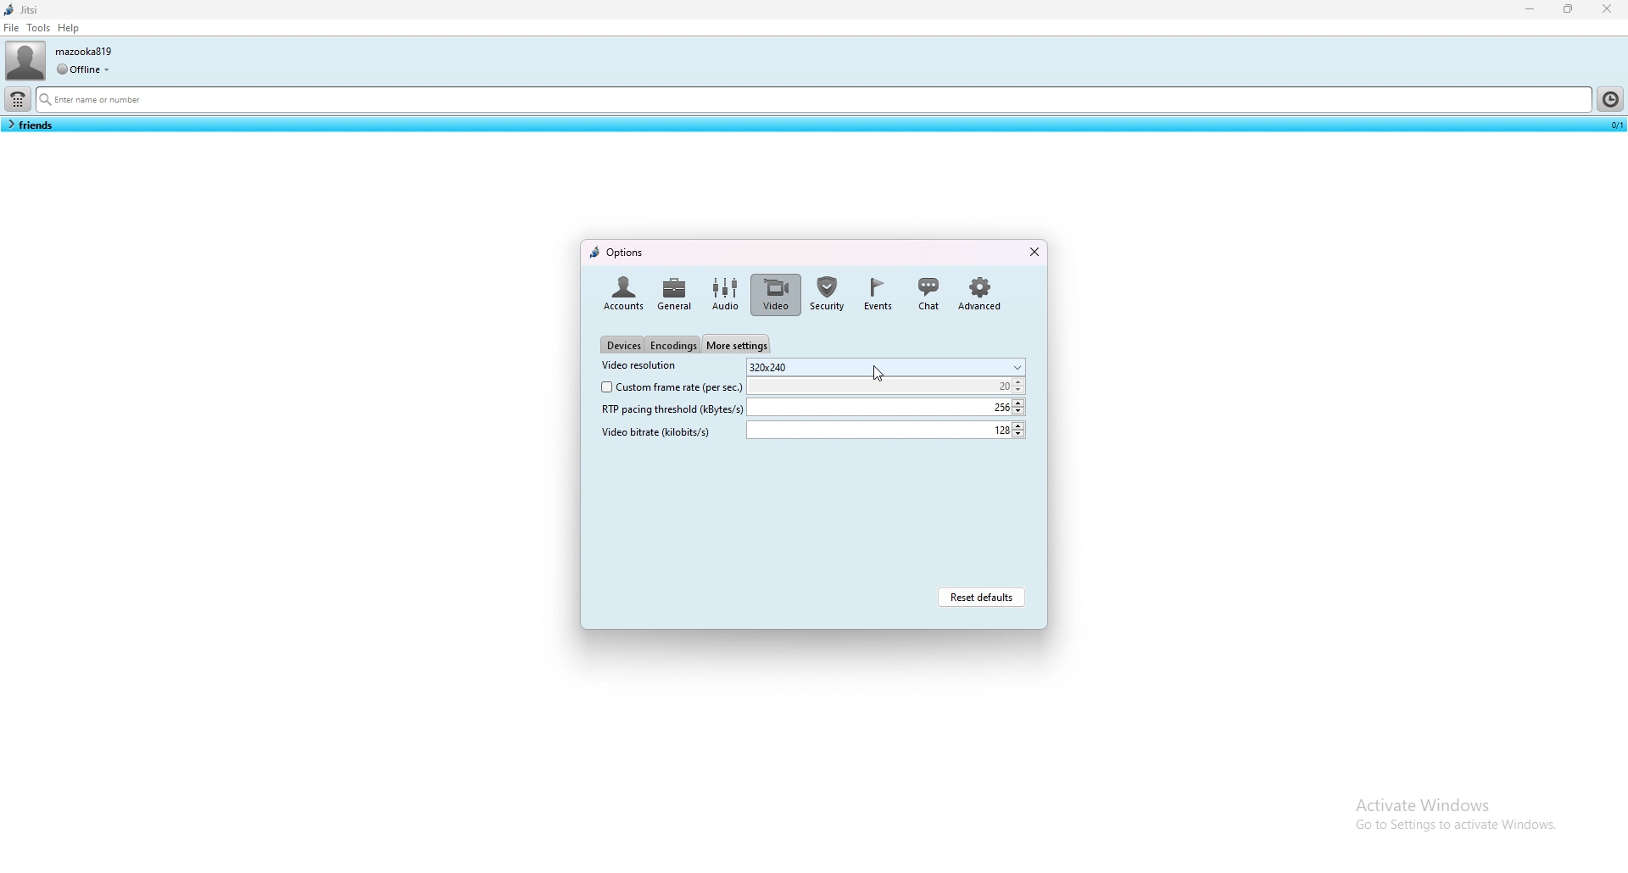  I want to click on selected, so click(1614, 124).